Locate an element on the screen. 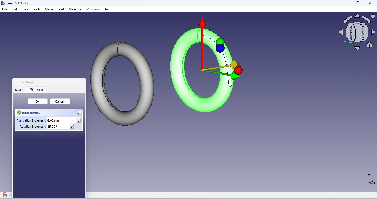 The image size is (377, 199). Decrease translation increment is located at coordinates (79, 122).